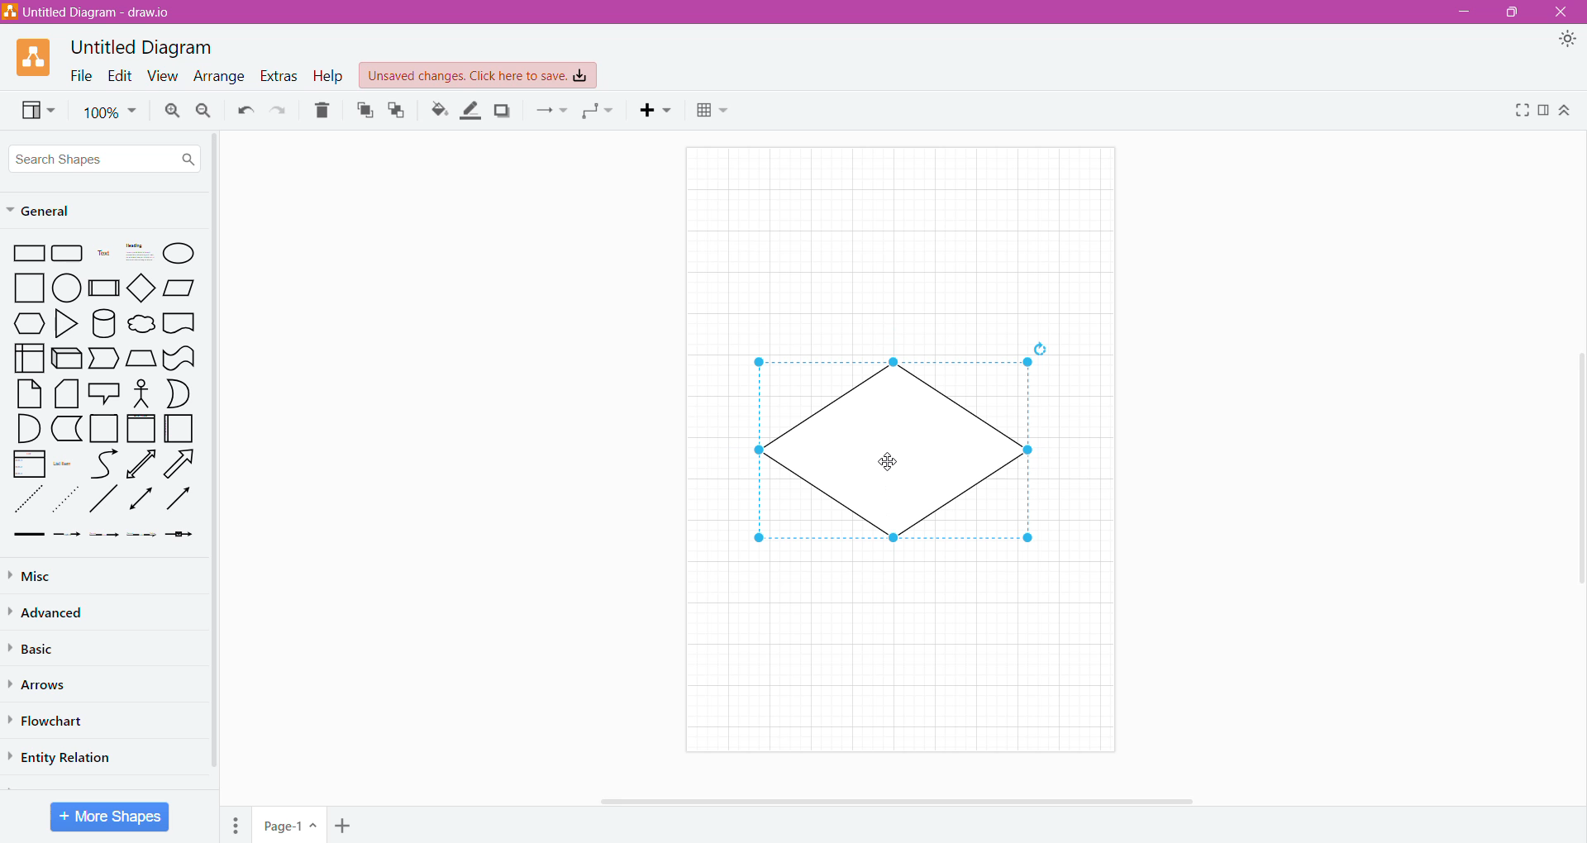  I want to click on Horizontal Scroll Bar, so click(900, 799).